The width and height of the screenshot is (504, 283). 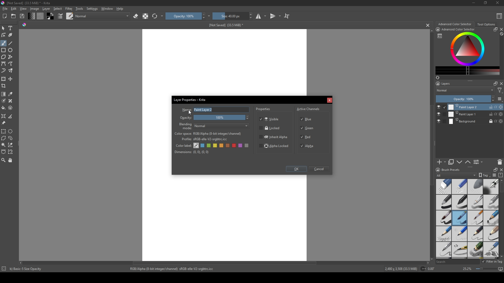 I want to click on b) Basic-5 Size Opacity, so click(x=27, y=269).